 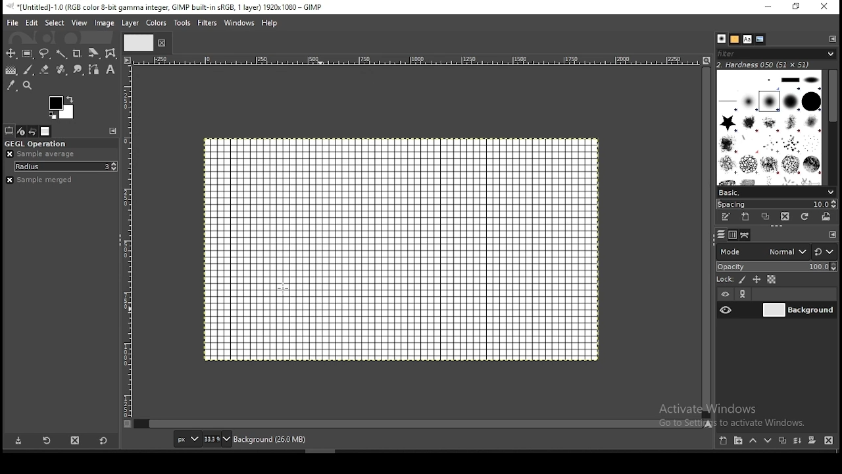 I want to click on fuzzy select tool, so click(x=62, y=55).